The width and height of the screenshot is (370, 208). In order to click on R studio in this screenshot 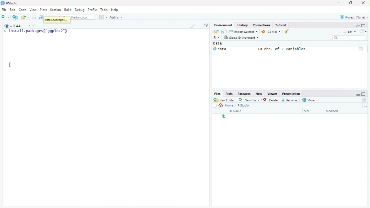, I will do `click(243, 105)`.